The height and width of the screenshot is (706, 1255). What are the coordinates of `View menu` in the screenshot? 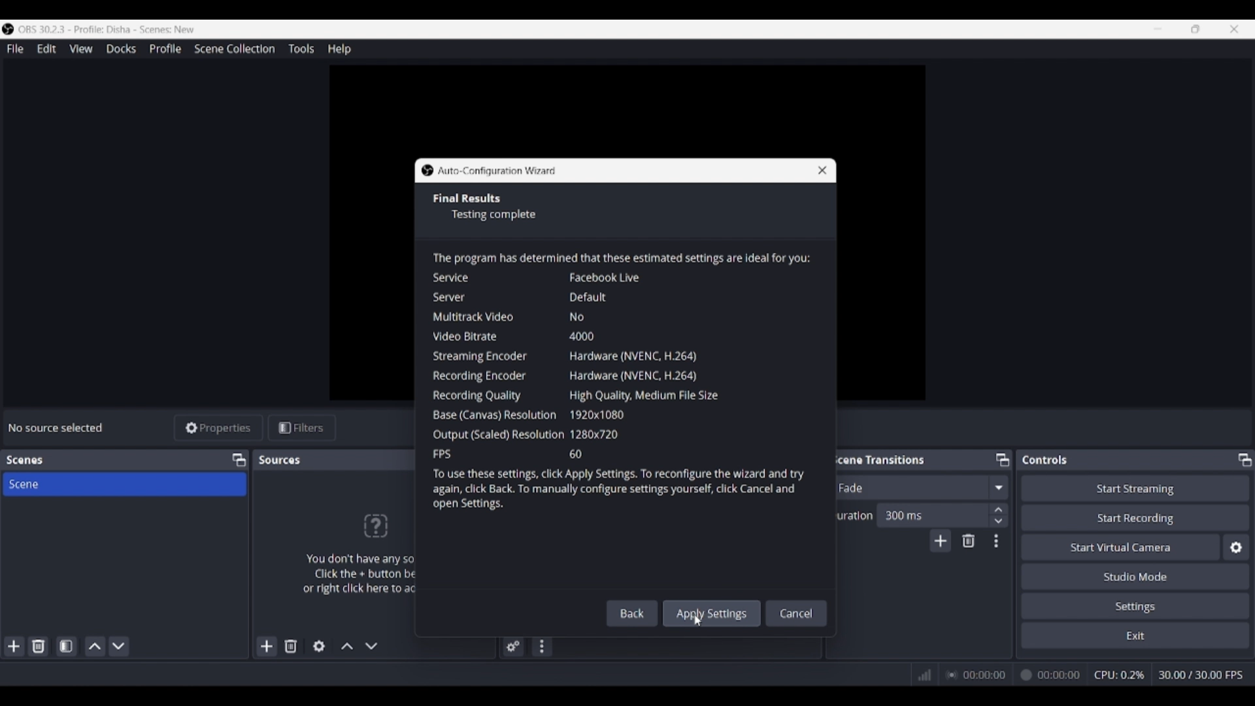 It's located at (81, 48).